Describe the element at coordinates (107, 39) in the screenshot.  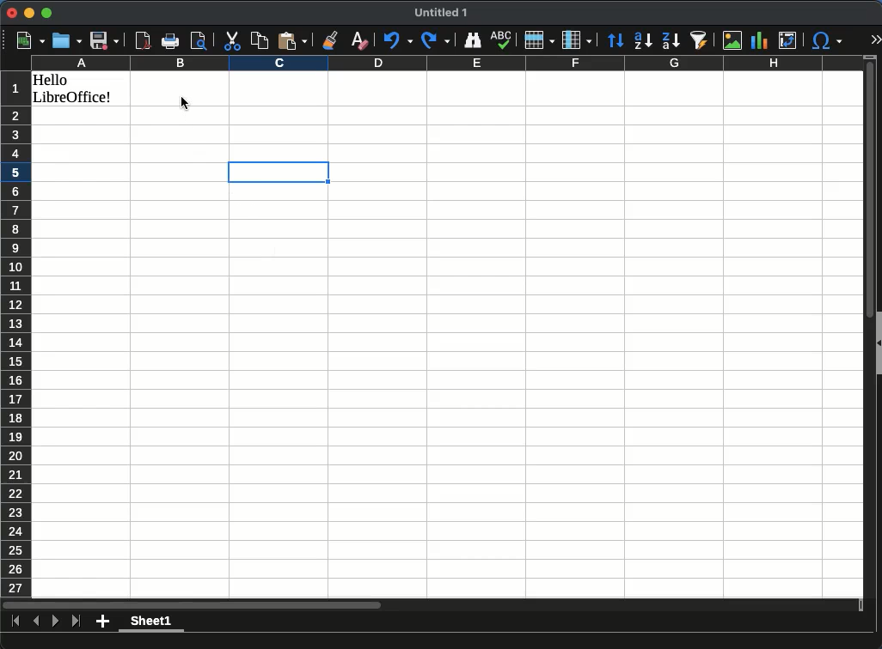
I see `save` at that location.